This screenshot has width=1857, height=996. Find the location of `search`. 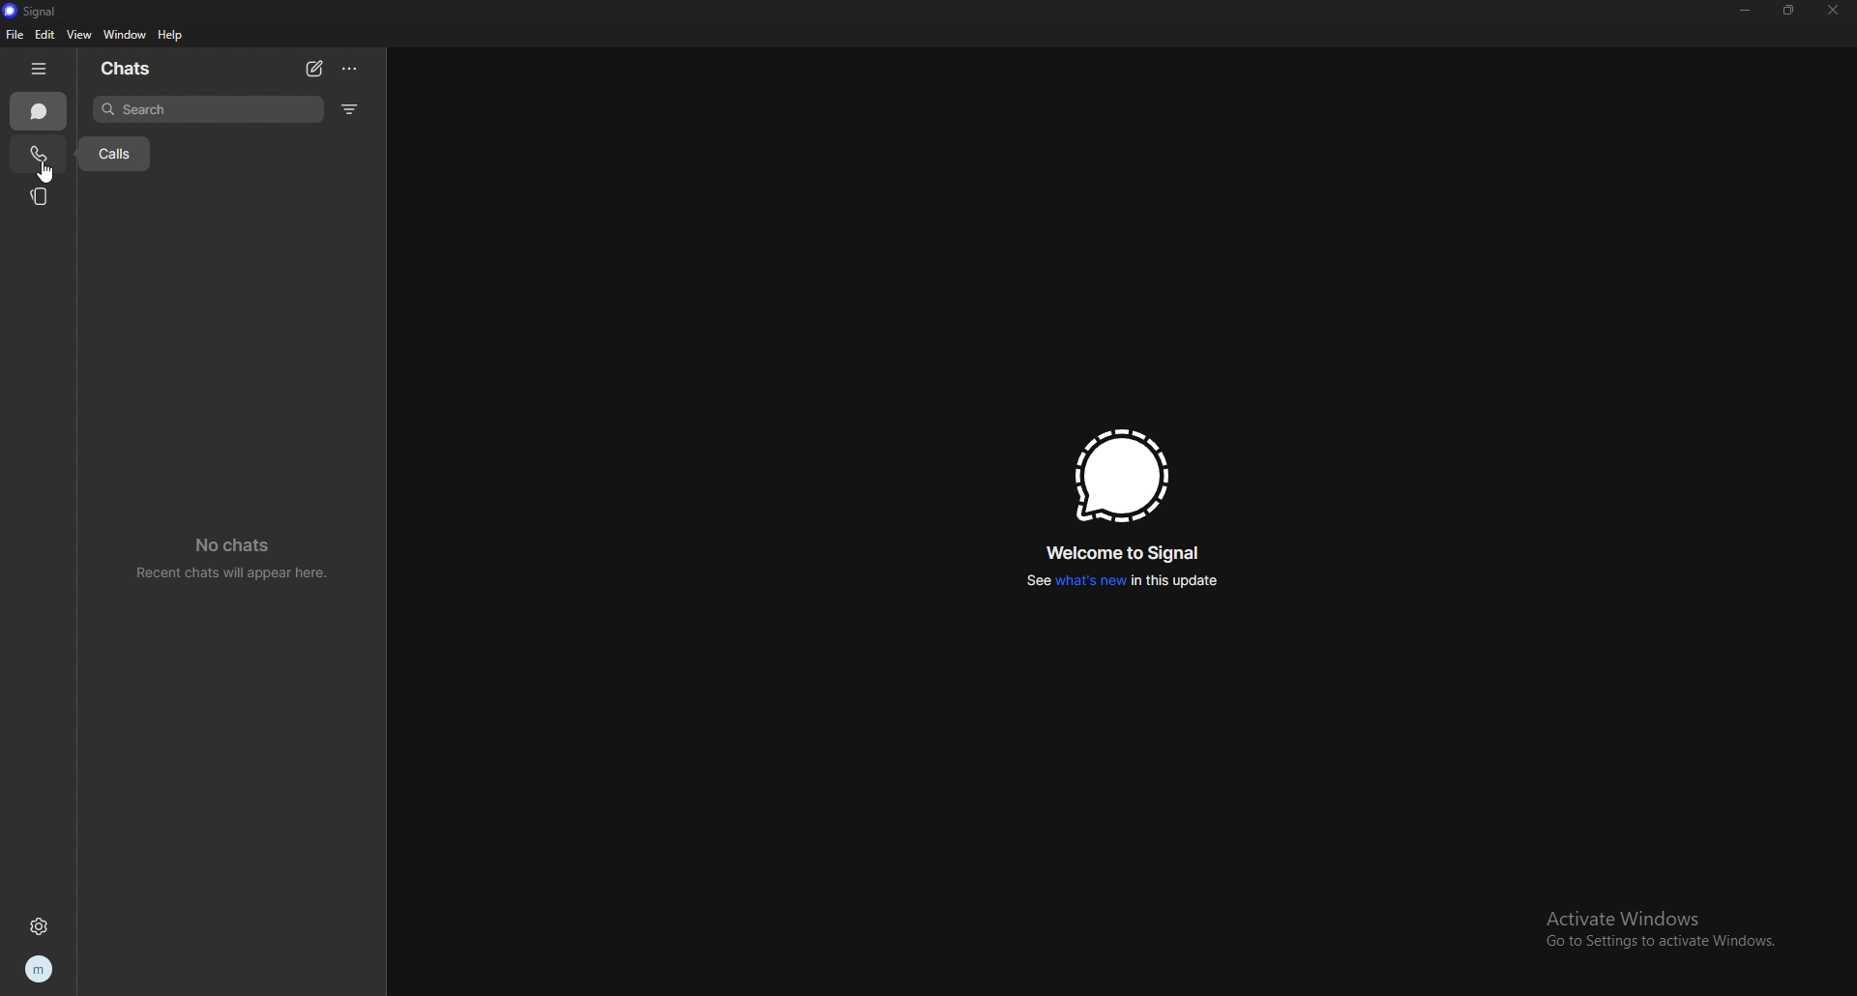

search is located at coordinates (208, 110).